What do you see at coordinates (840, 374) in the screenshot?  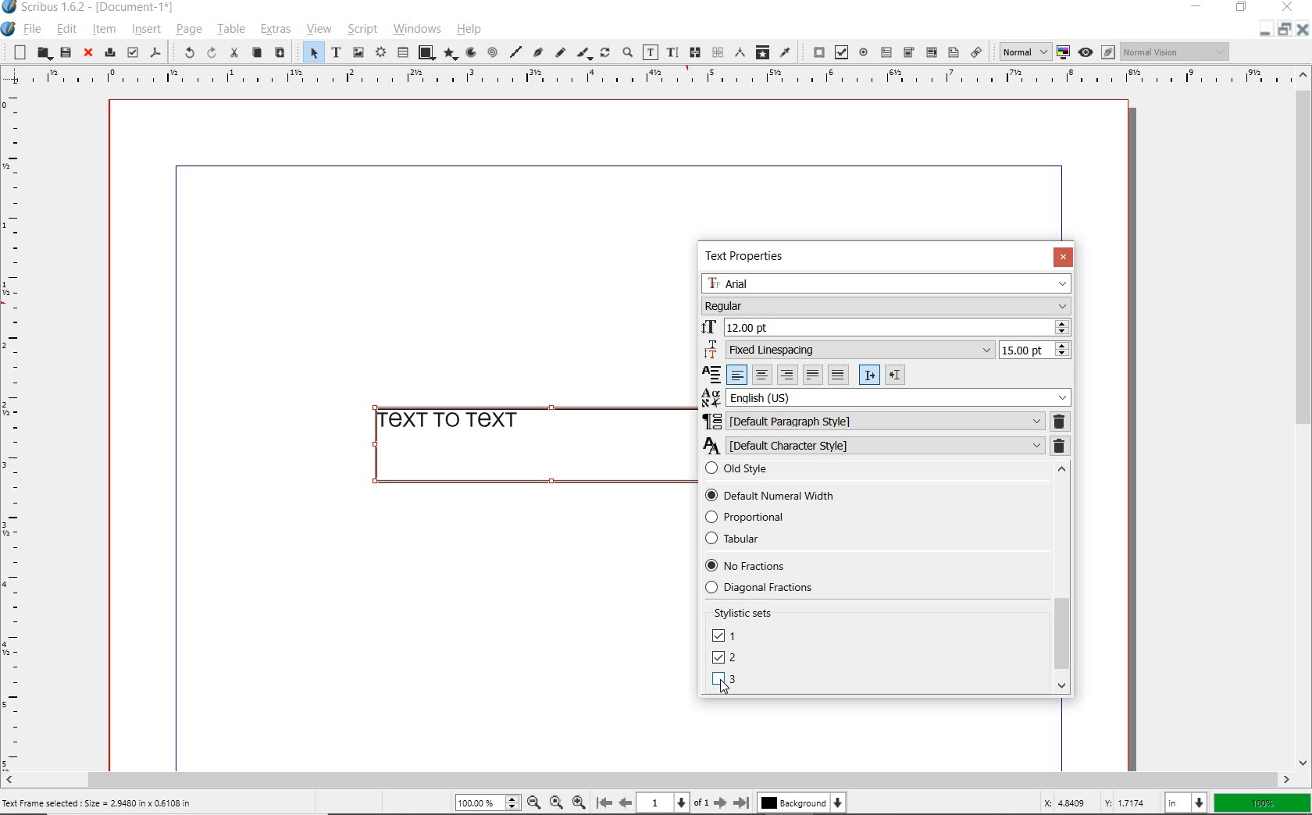 I see `Forced justified` at bounding box center [840, 374].